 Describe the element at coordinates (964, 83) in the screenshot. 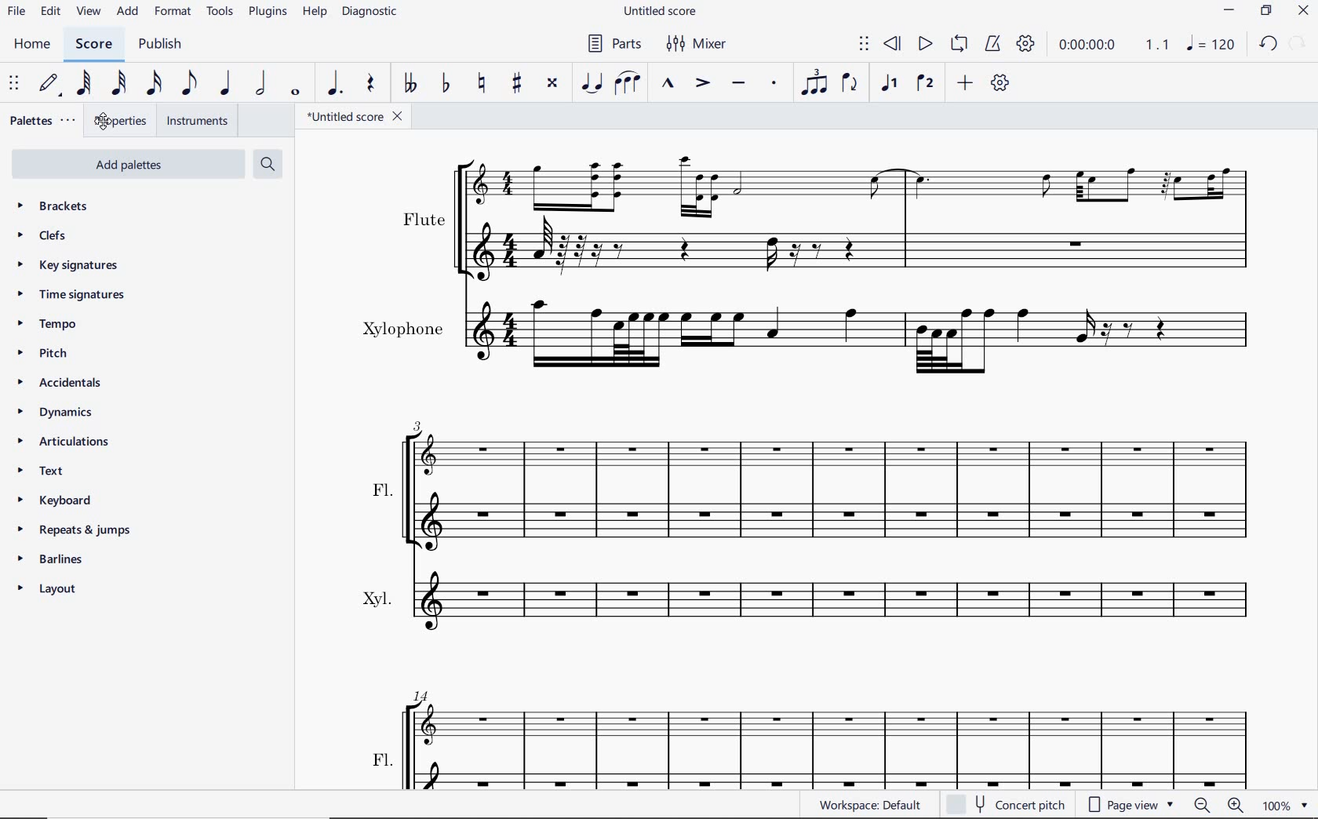

I see `ADD` at that location.